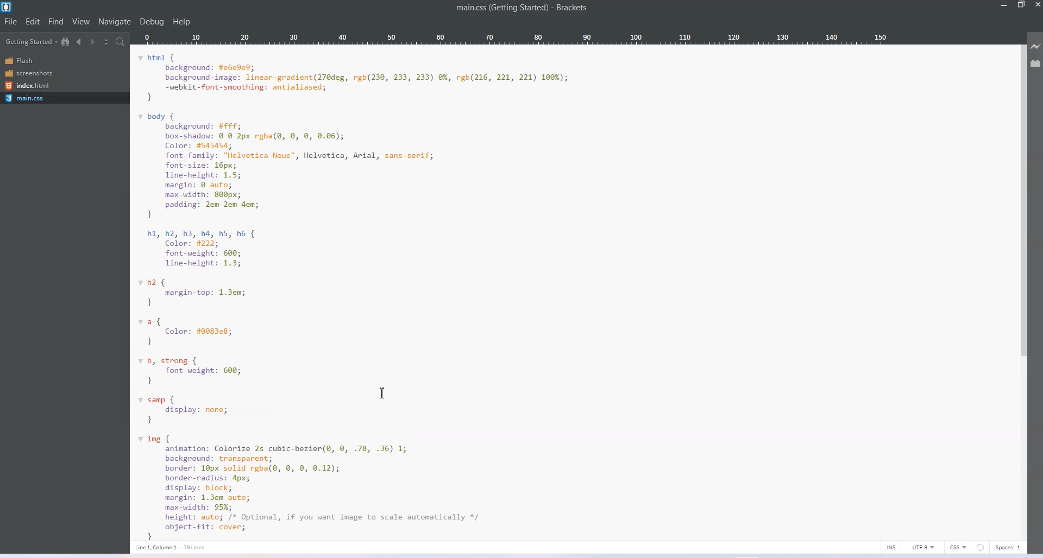  Describe the element at coordinates (924, 547) in the screenshot. I see `UTF-8` at that location.